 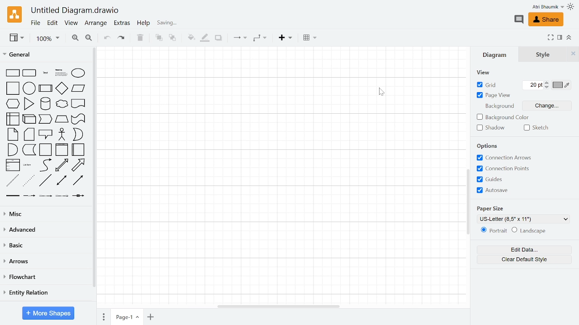 What do you see at coordinates (489, 84) in the screenshot?
I see `grid` at bounding box center [489, 84].